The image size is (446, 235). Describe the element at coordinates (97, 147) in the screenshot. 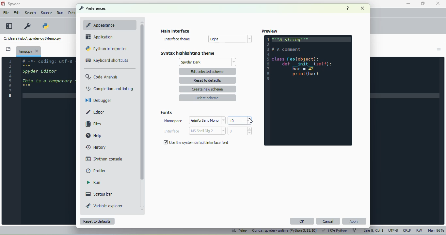

I see `history` at that location.